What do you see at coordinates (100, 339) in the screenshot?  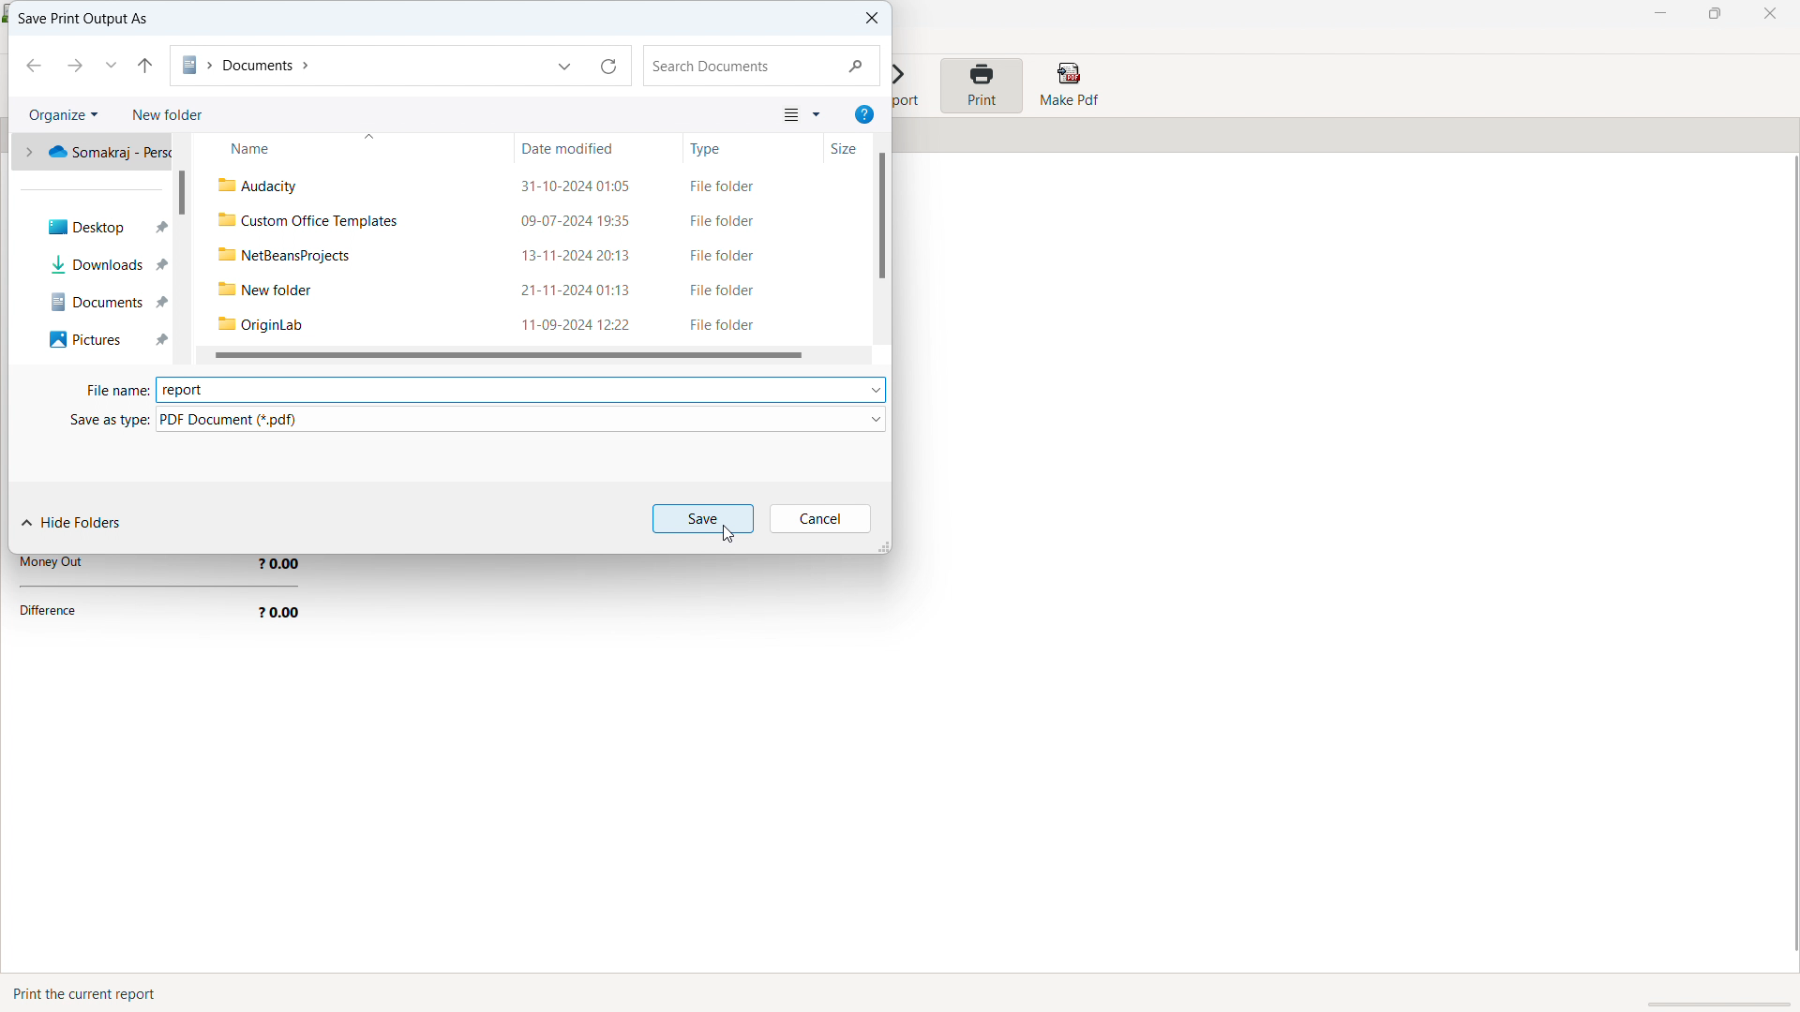 I see `PA pictures »` at bounding box center [100, 339].